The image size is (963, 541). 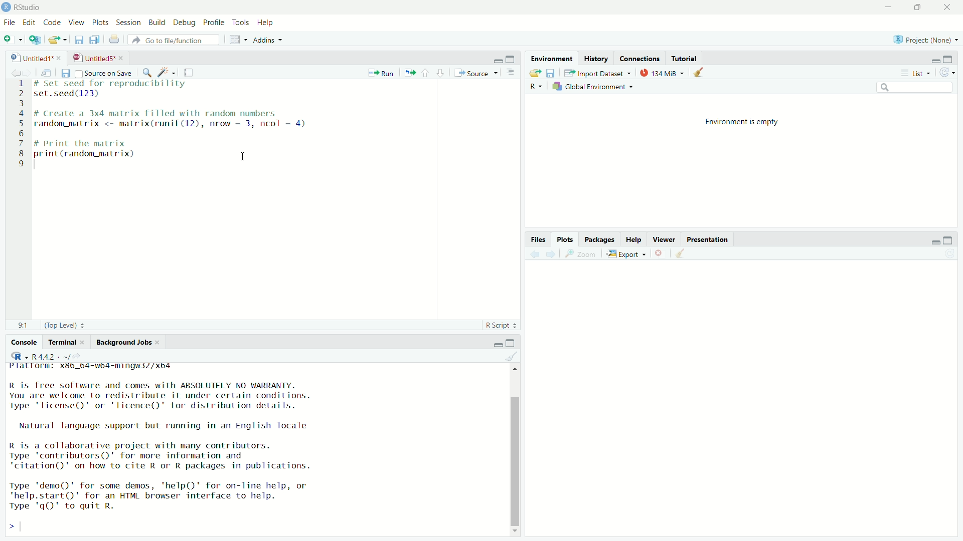 What do you see at coordinates (30, 24) in the screenshot?
I see `Edit` at bounding box center [30, 24].